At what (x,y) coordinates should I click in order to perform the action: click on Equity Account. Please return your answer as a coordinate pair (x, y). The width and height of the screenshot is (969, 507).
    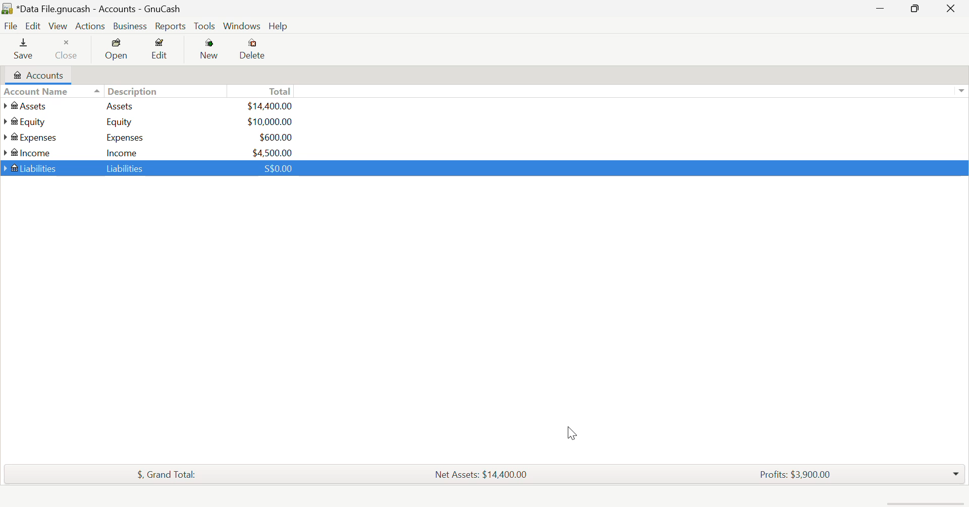
    Looking at the image, I should click on (28, 119).